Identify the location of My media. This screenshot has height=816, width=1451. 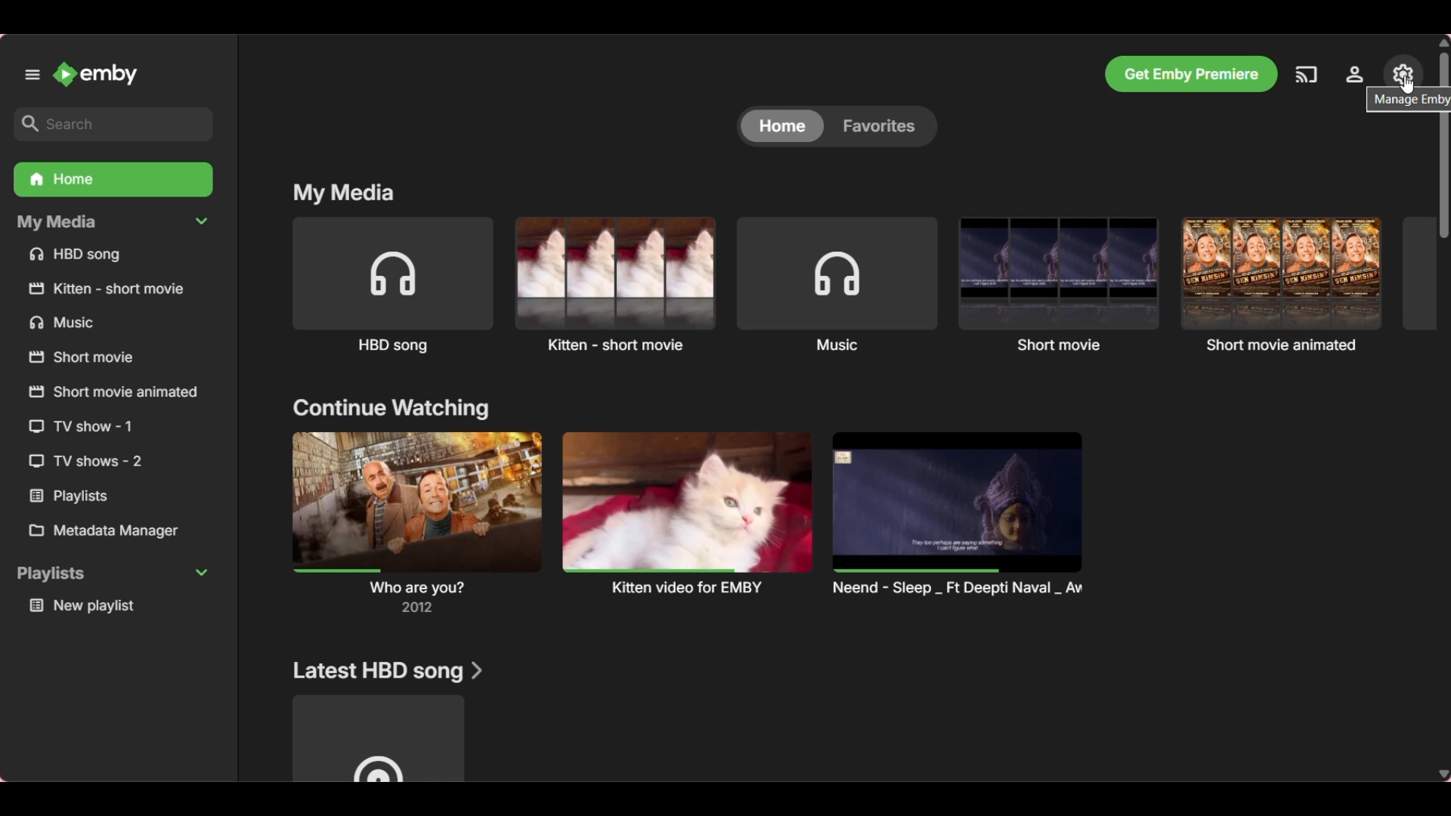
(344, 194).